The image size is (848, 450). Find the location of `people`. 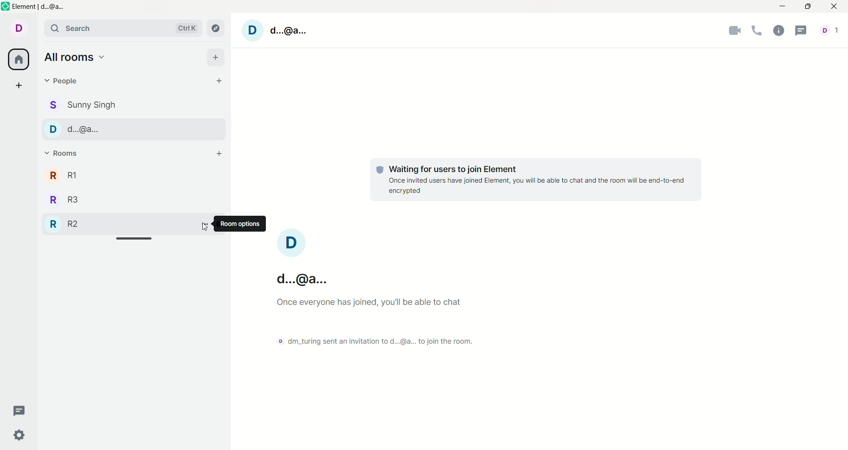

people is located at coordinates (62, 82).